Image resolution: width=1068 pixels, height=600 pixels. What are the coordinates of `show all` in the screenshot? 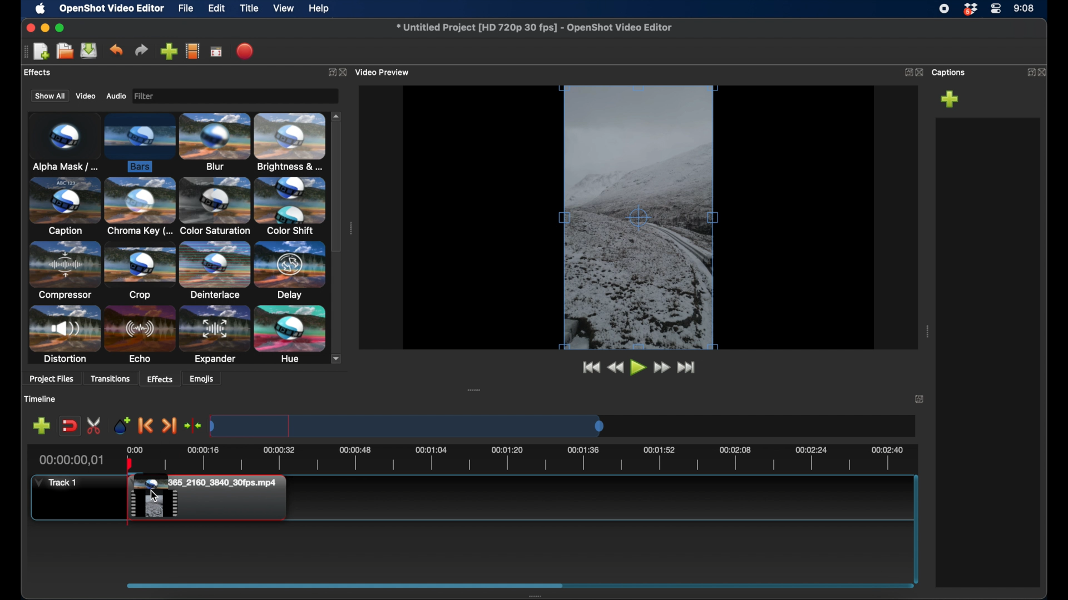 It's located at (48, 97).